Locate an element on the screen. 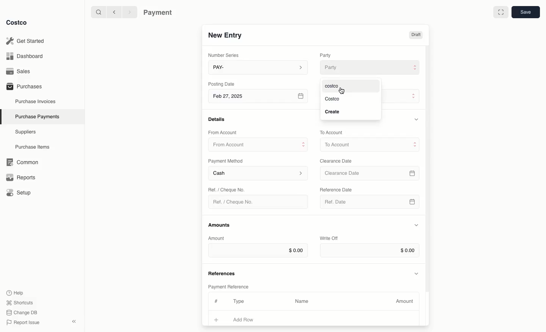 This screenshot has height=332, width=546. Payment Method is located at coordinates (226, 161).